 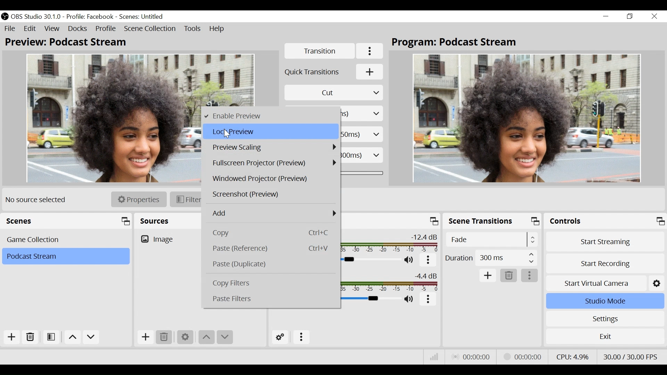 I want to click on Exit, so click(x=605, y=336).